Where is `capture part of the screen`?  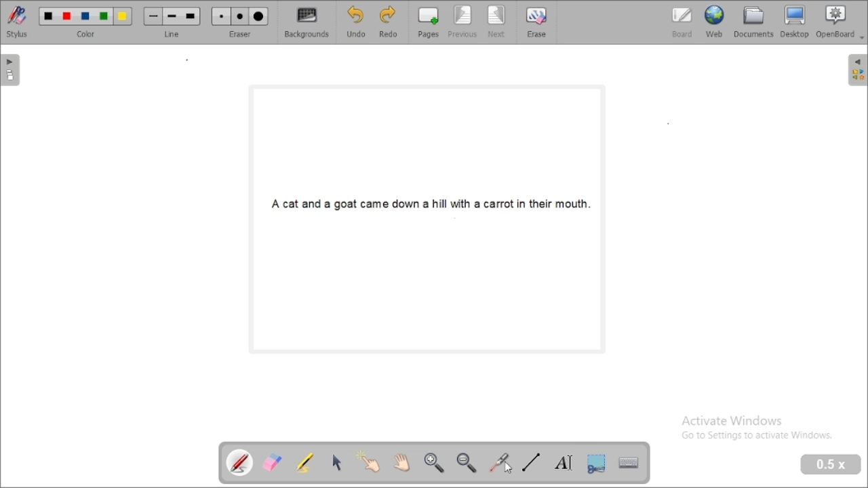
capture part of the screen is located at coordinates (597, 463).